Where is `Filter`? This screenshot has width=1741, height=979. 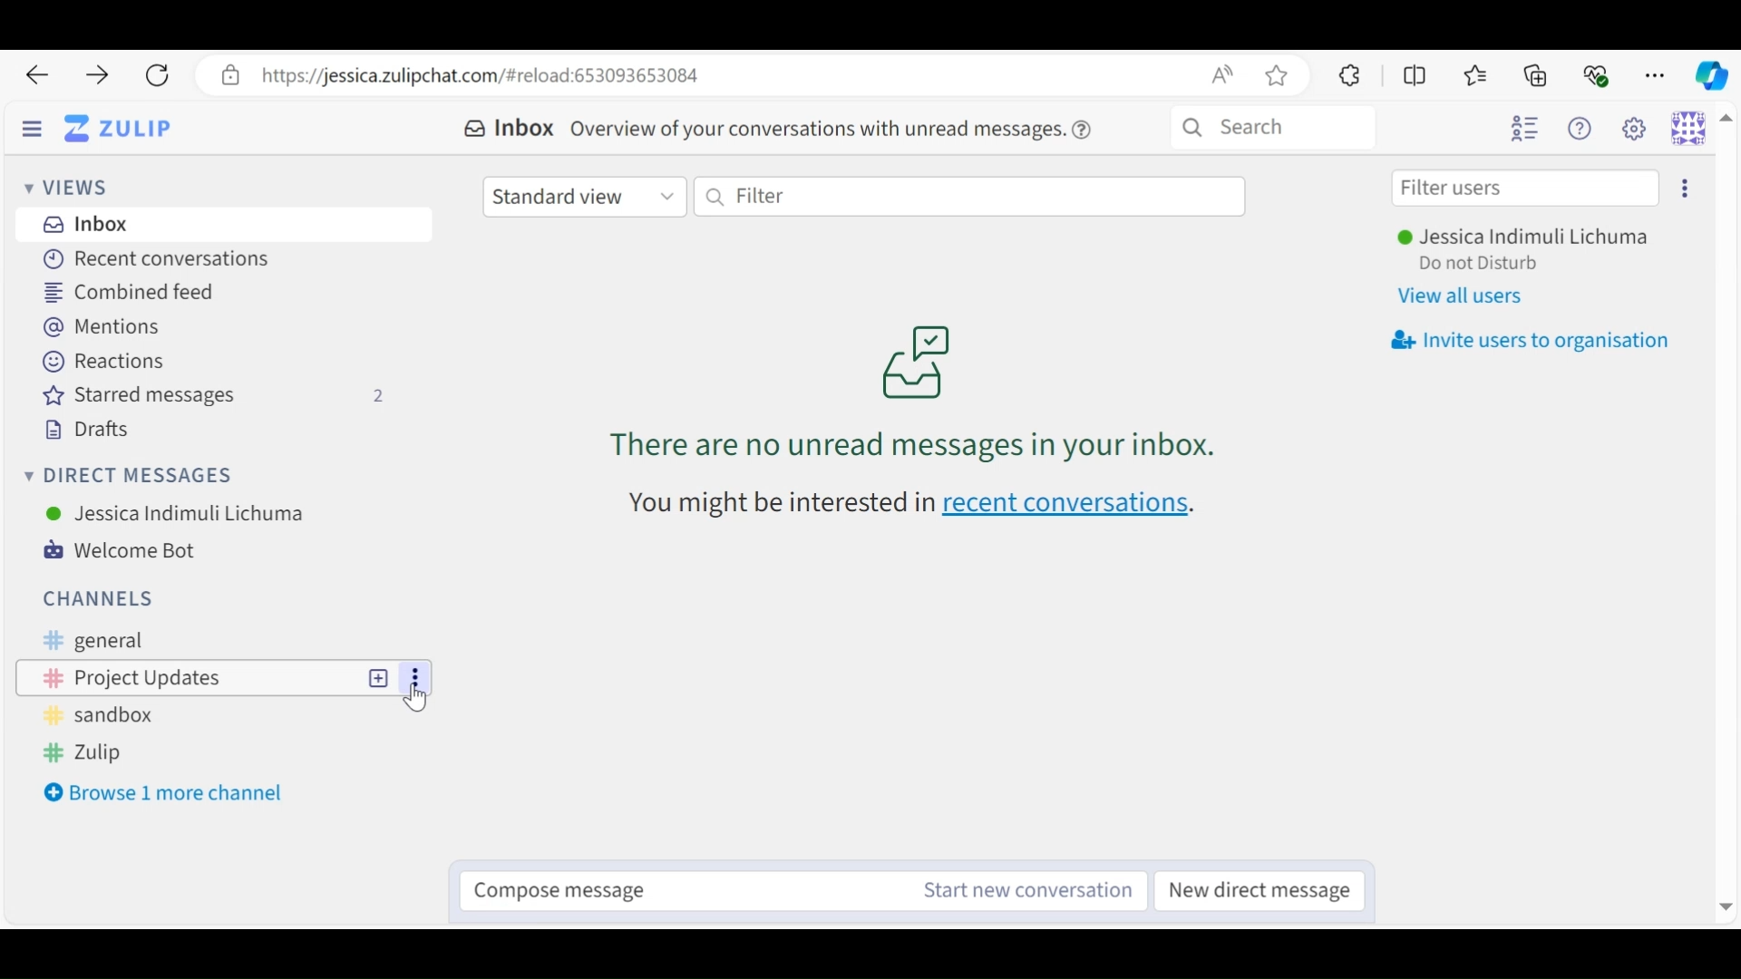
Filter is located at coordinates (969, 195).